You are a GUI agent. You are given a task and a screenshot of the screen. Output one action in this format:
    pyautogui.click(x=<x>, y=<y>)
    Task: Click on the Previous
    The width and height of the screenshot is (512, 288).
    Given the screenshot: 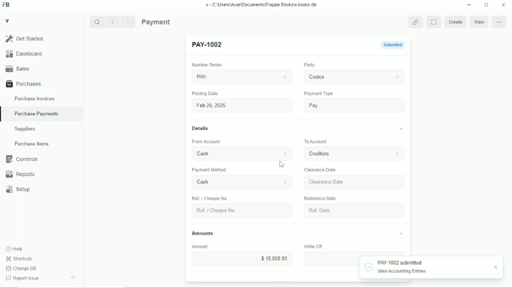 What is the action you would take?
    pyautogui.click(x=113, y=22)
    